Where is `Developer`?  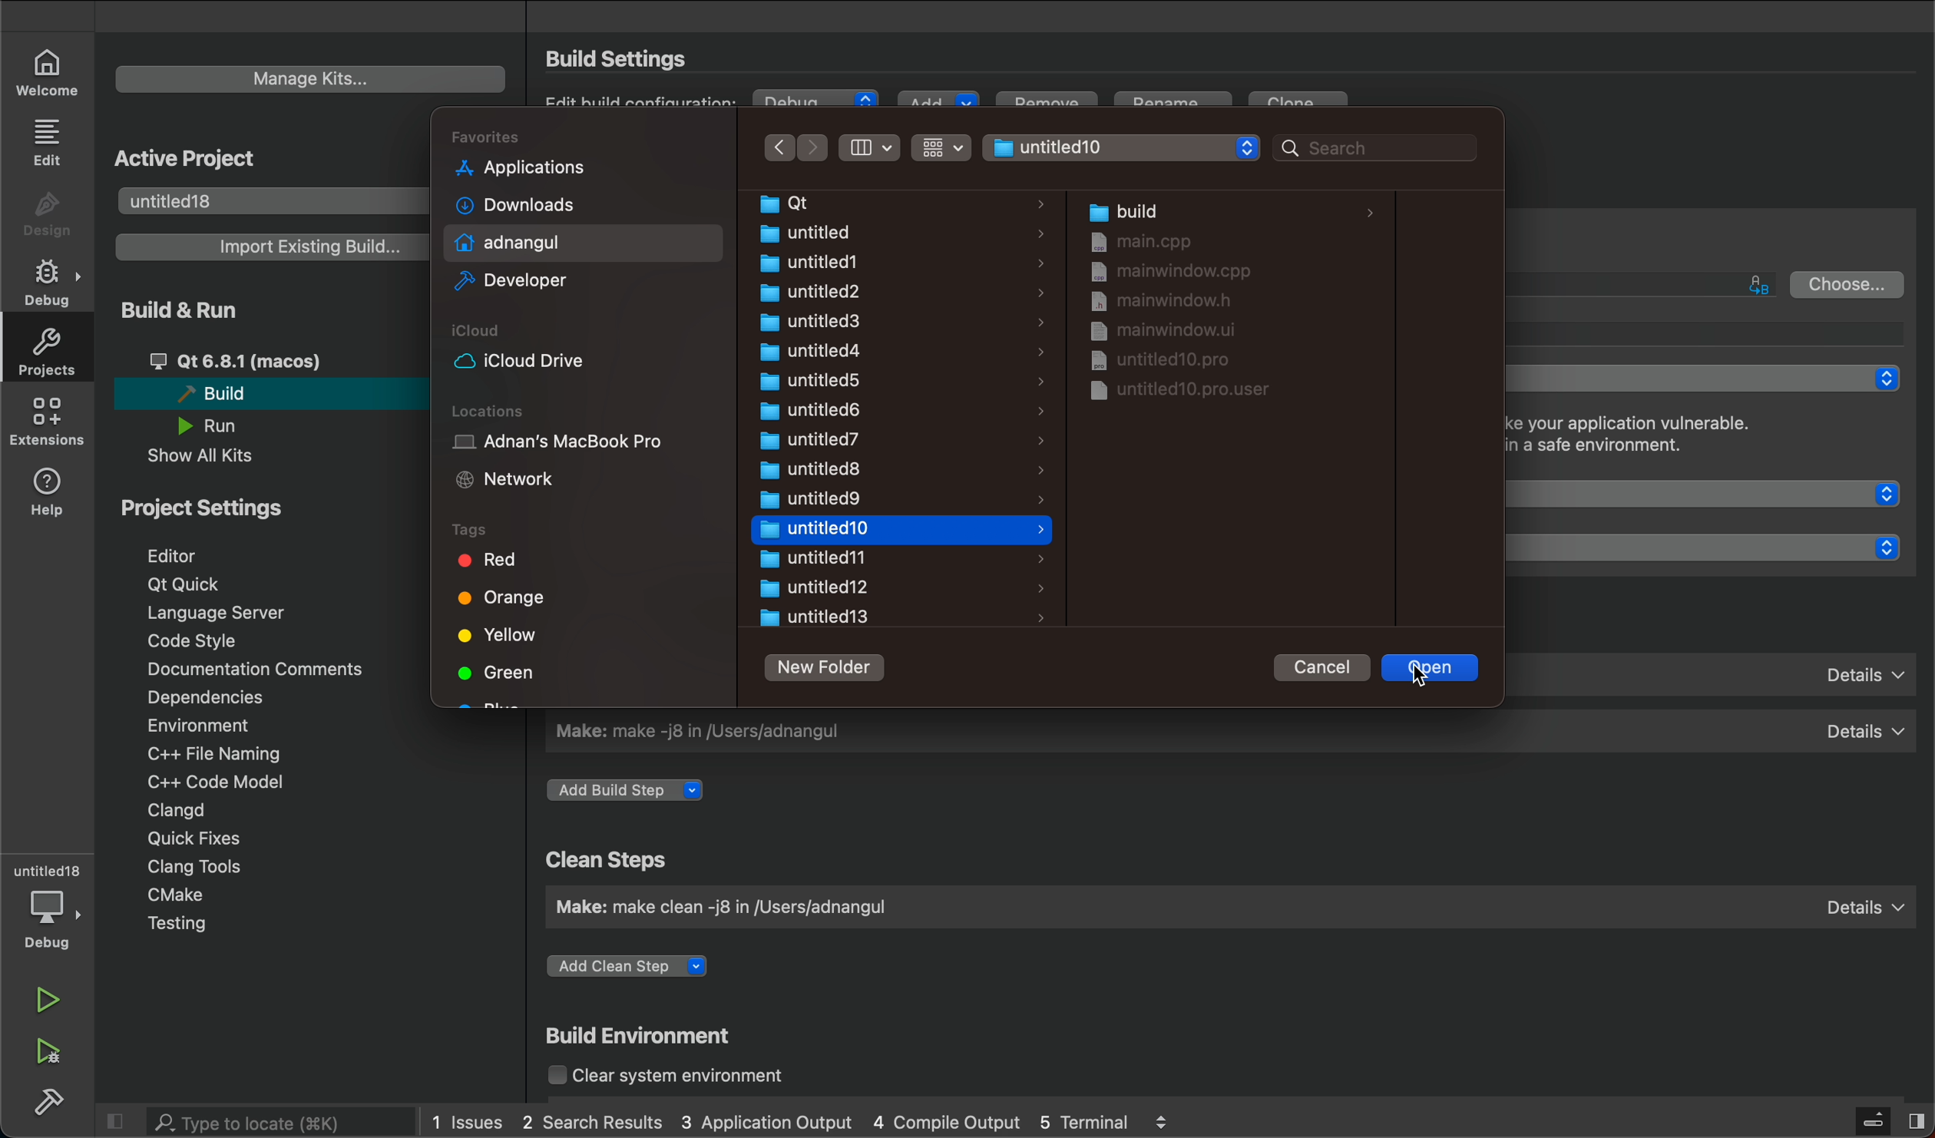
Developer is located at coordinates (515, 280).